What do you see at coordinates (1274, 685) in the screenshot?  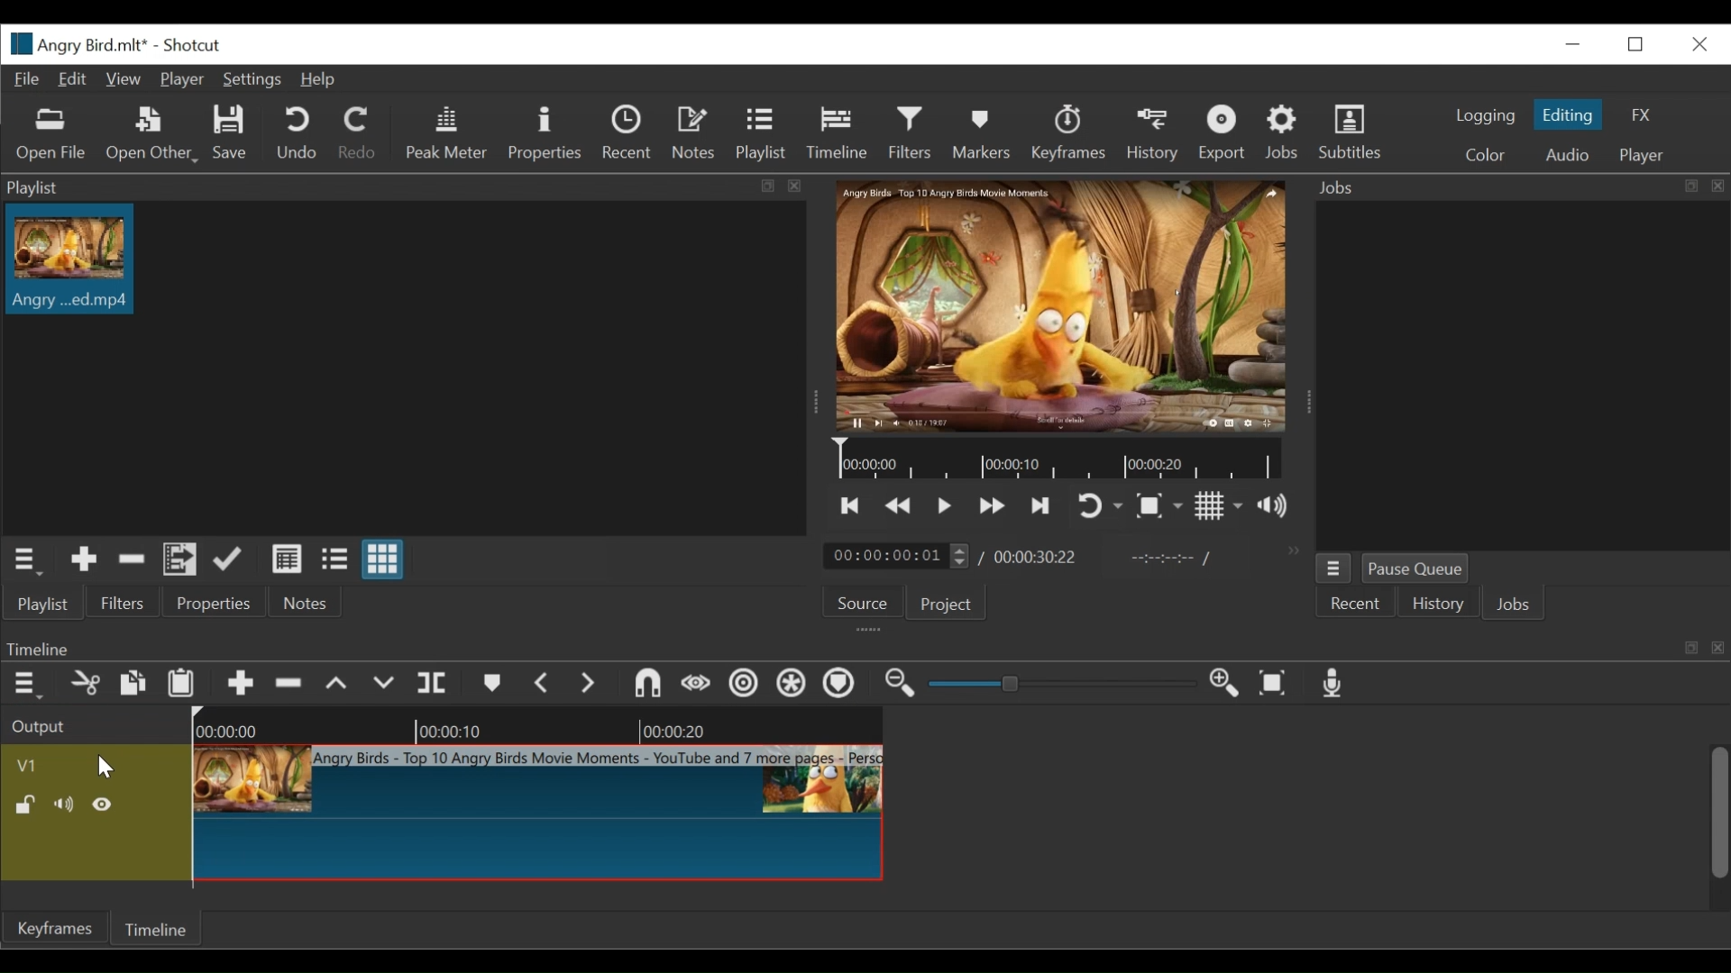 I see `Zoom timeline to fit` at bounding box center [1274, 685].